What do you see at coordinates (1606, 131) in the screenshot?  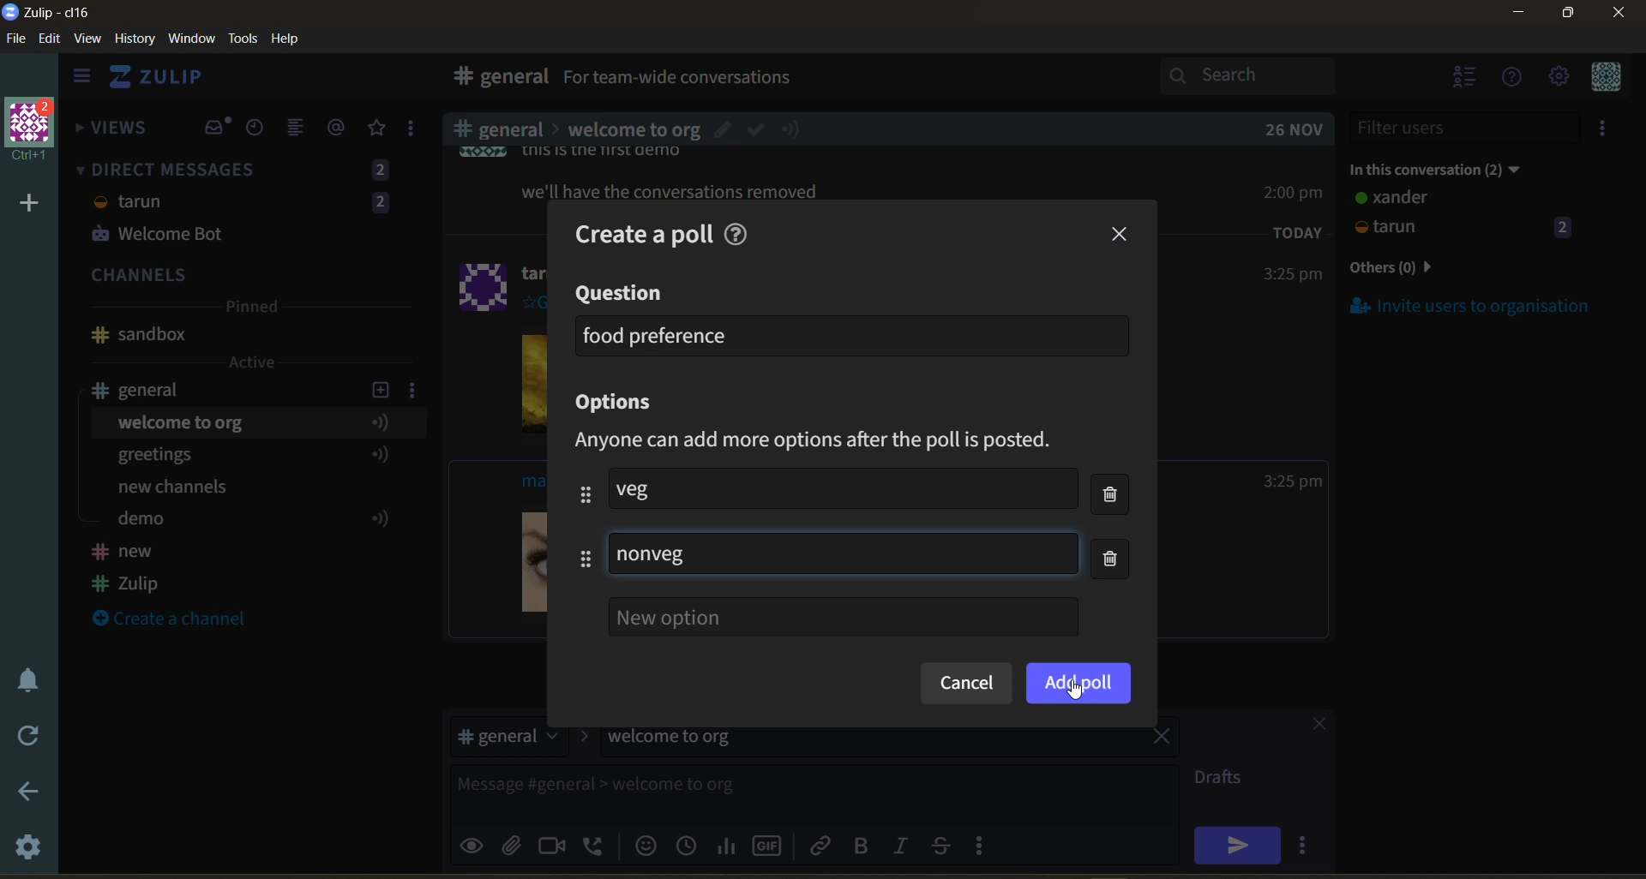 I see `invite users to organisation` at bounding box center [1606, 131].